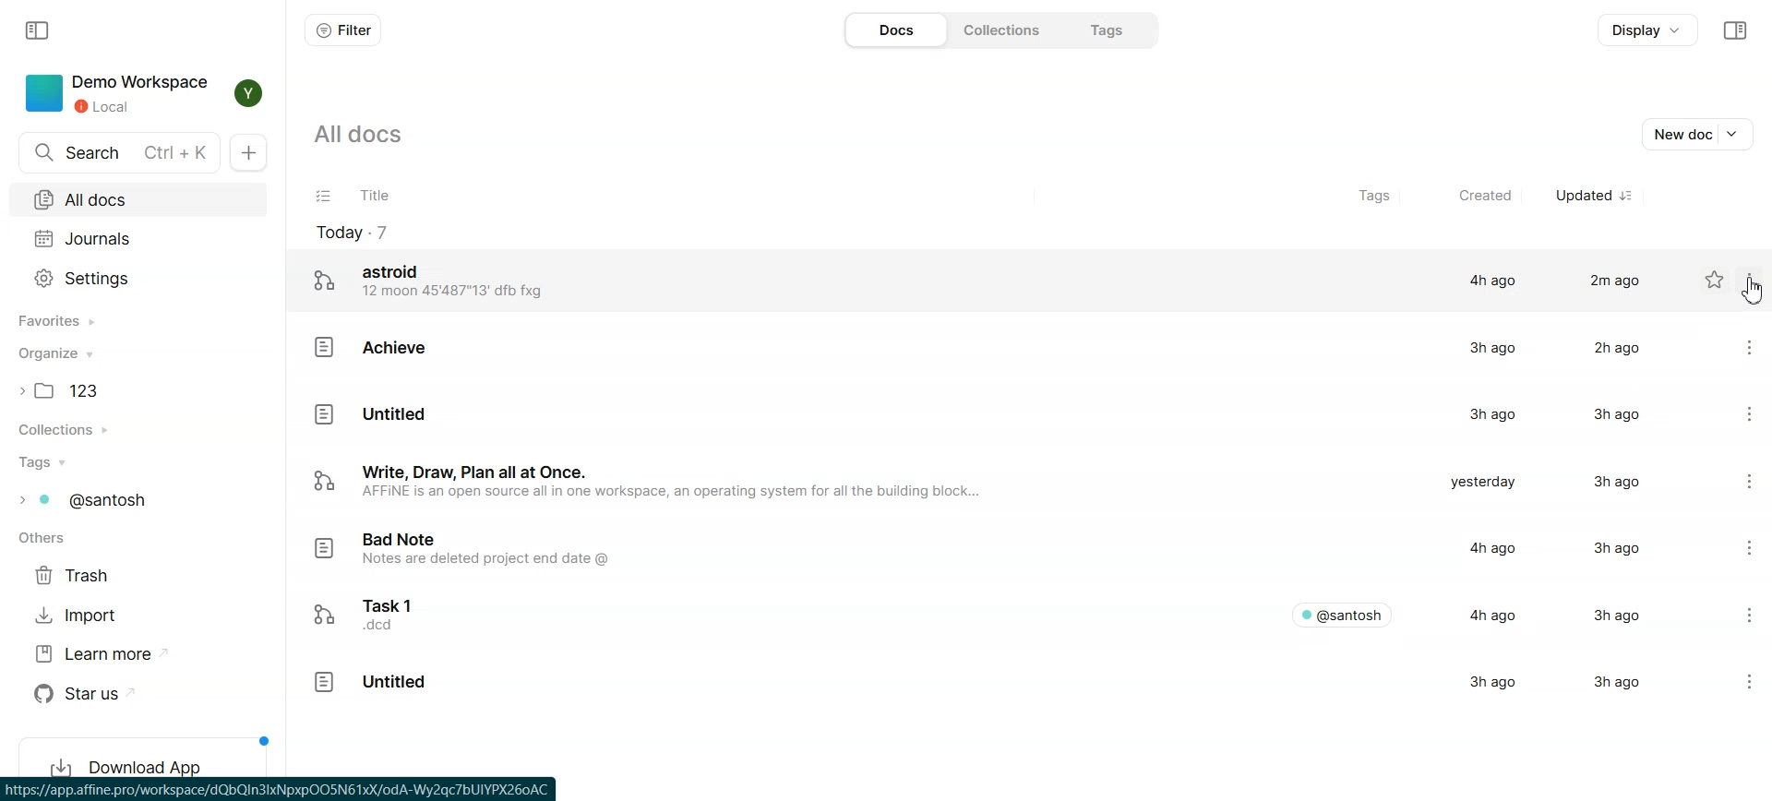  I want to click on Filter, so click(342, 30).